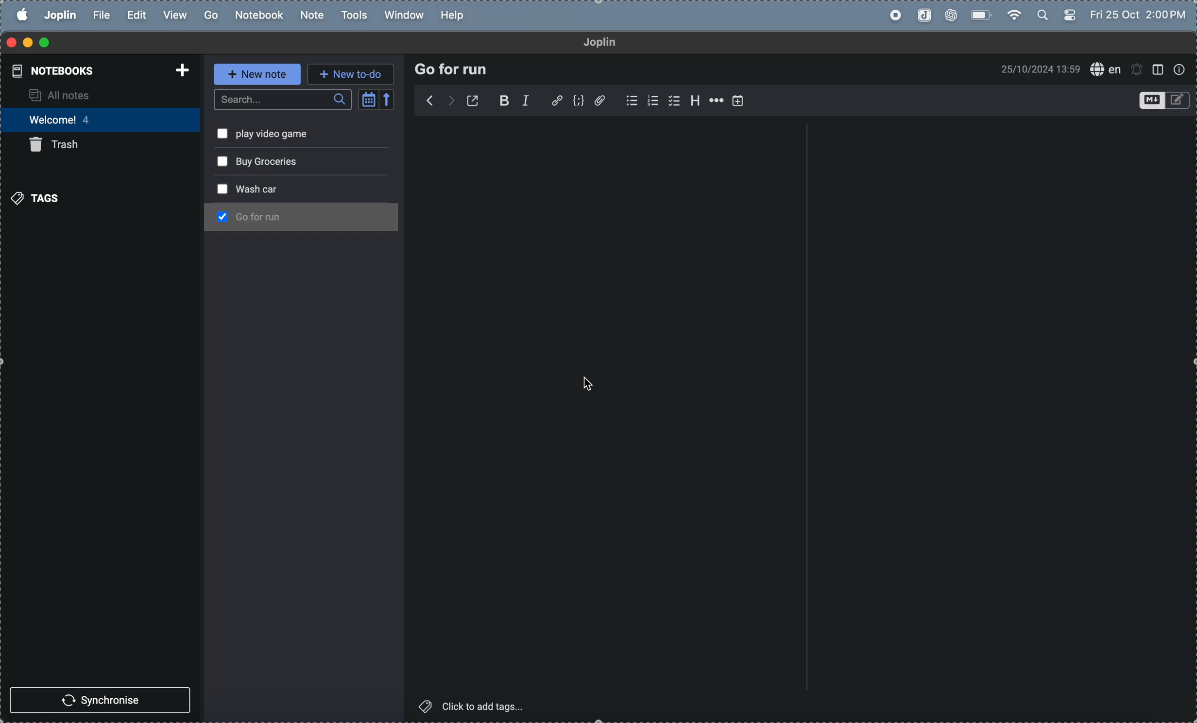  I want to click on itallic, so click(531, 100).